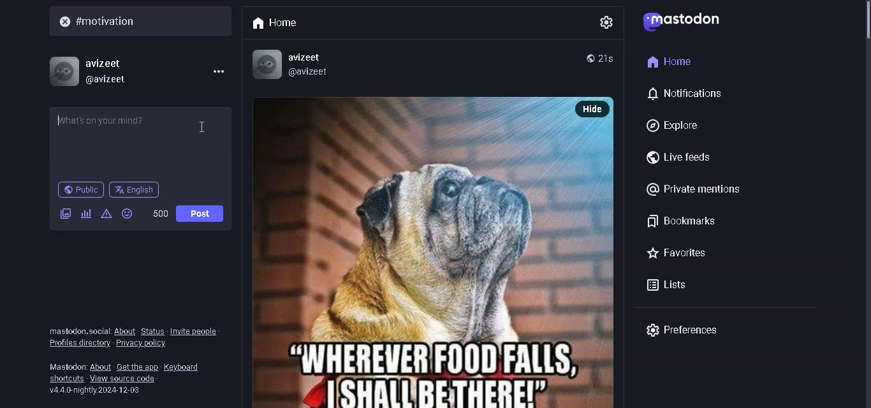 This screenshot has width=871, height=408. Describe the element at coordinates (124, 331) in the screenshot. I see `about` at that location.